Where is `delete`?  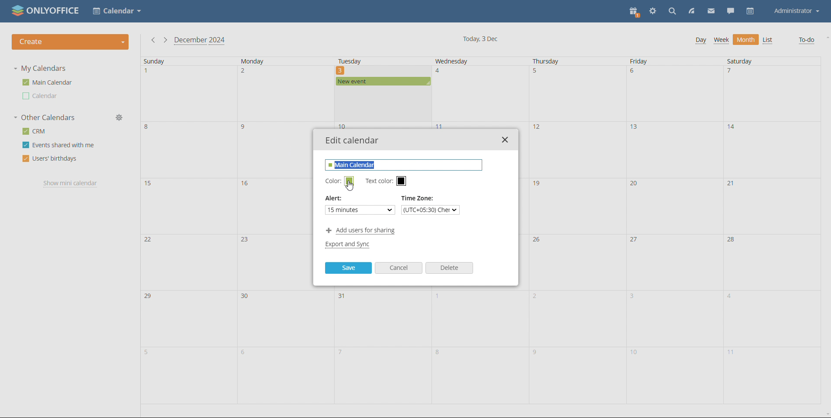 delete is located at coordinates (449, 268).